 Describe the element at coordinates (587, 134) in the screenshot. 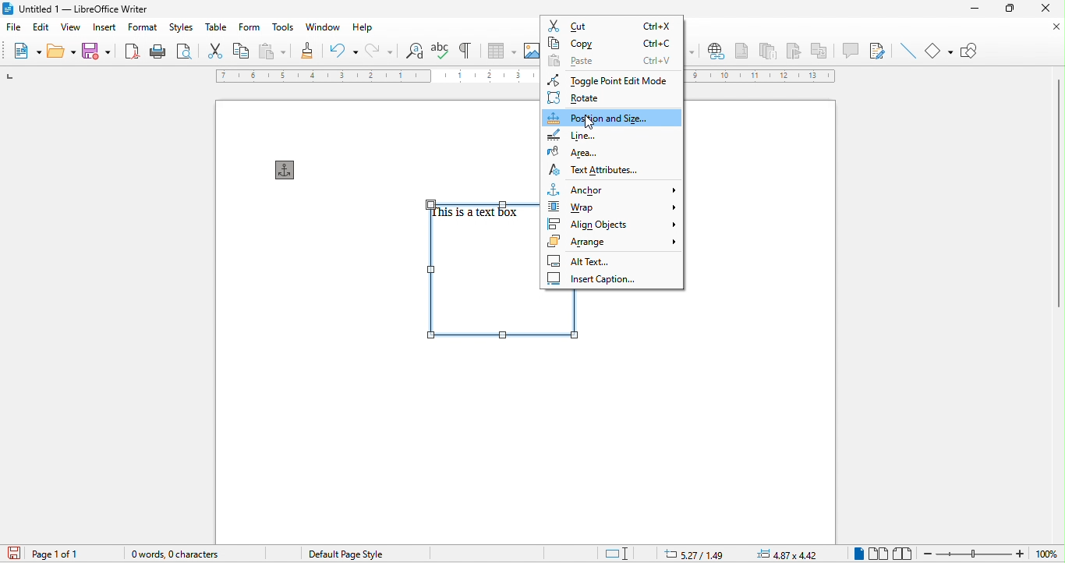

I see `line` at that location.